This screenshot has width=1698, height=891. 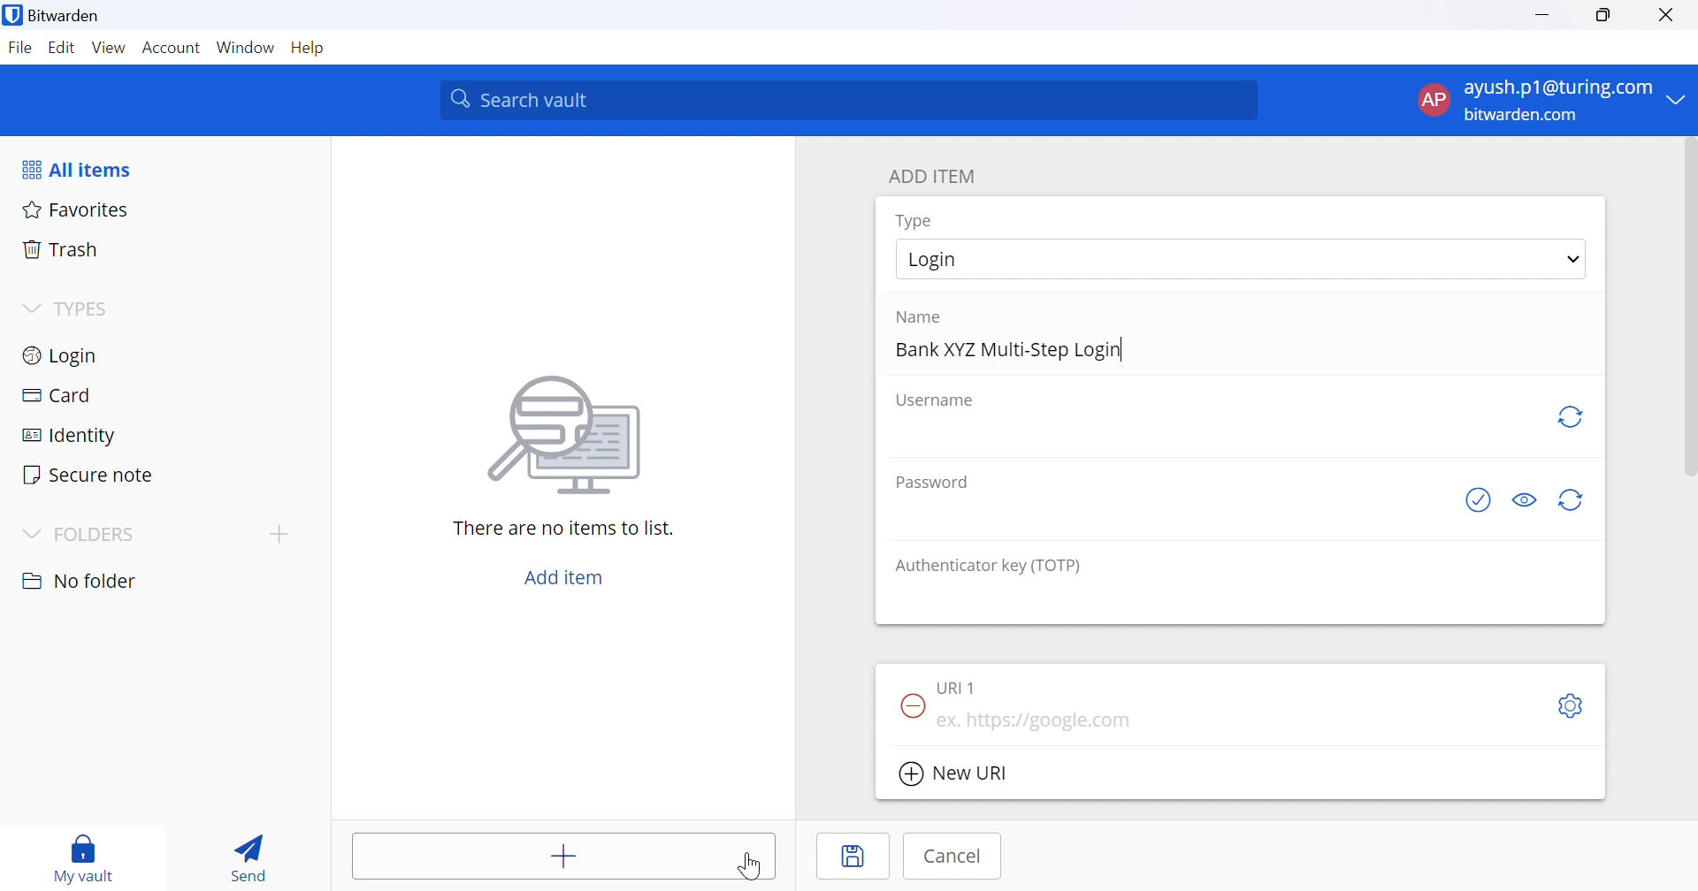 What do you see at coordinates (853, 857) in the screenshot?
I see `Save` at bounding box center [853, 857].